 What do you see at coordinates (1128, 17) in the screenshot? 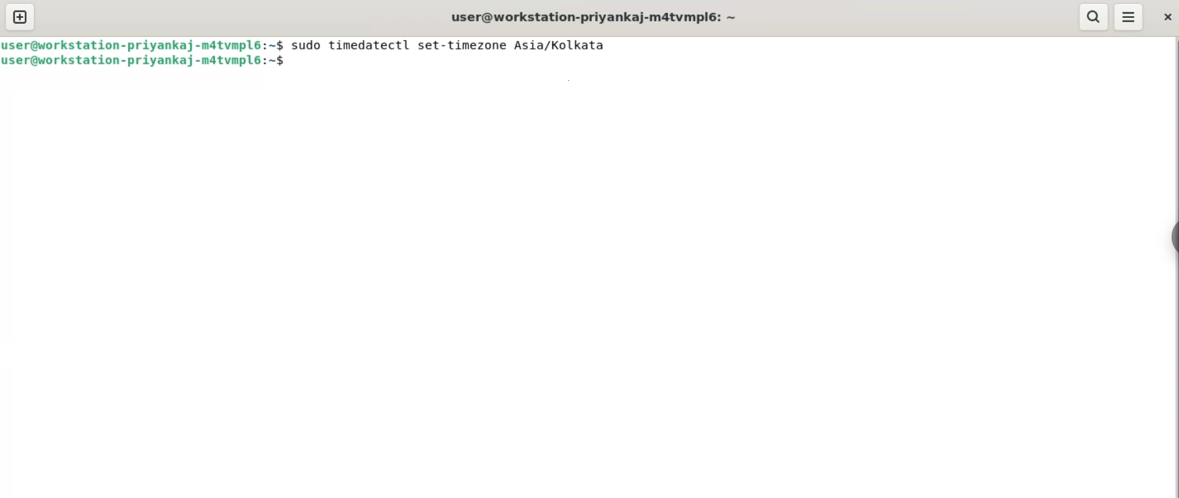
I see `menu` at bounding box center [1128, 17].